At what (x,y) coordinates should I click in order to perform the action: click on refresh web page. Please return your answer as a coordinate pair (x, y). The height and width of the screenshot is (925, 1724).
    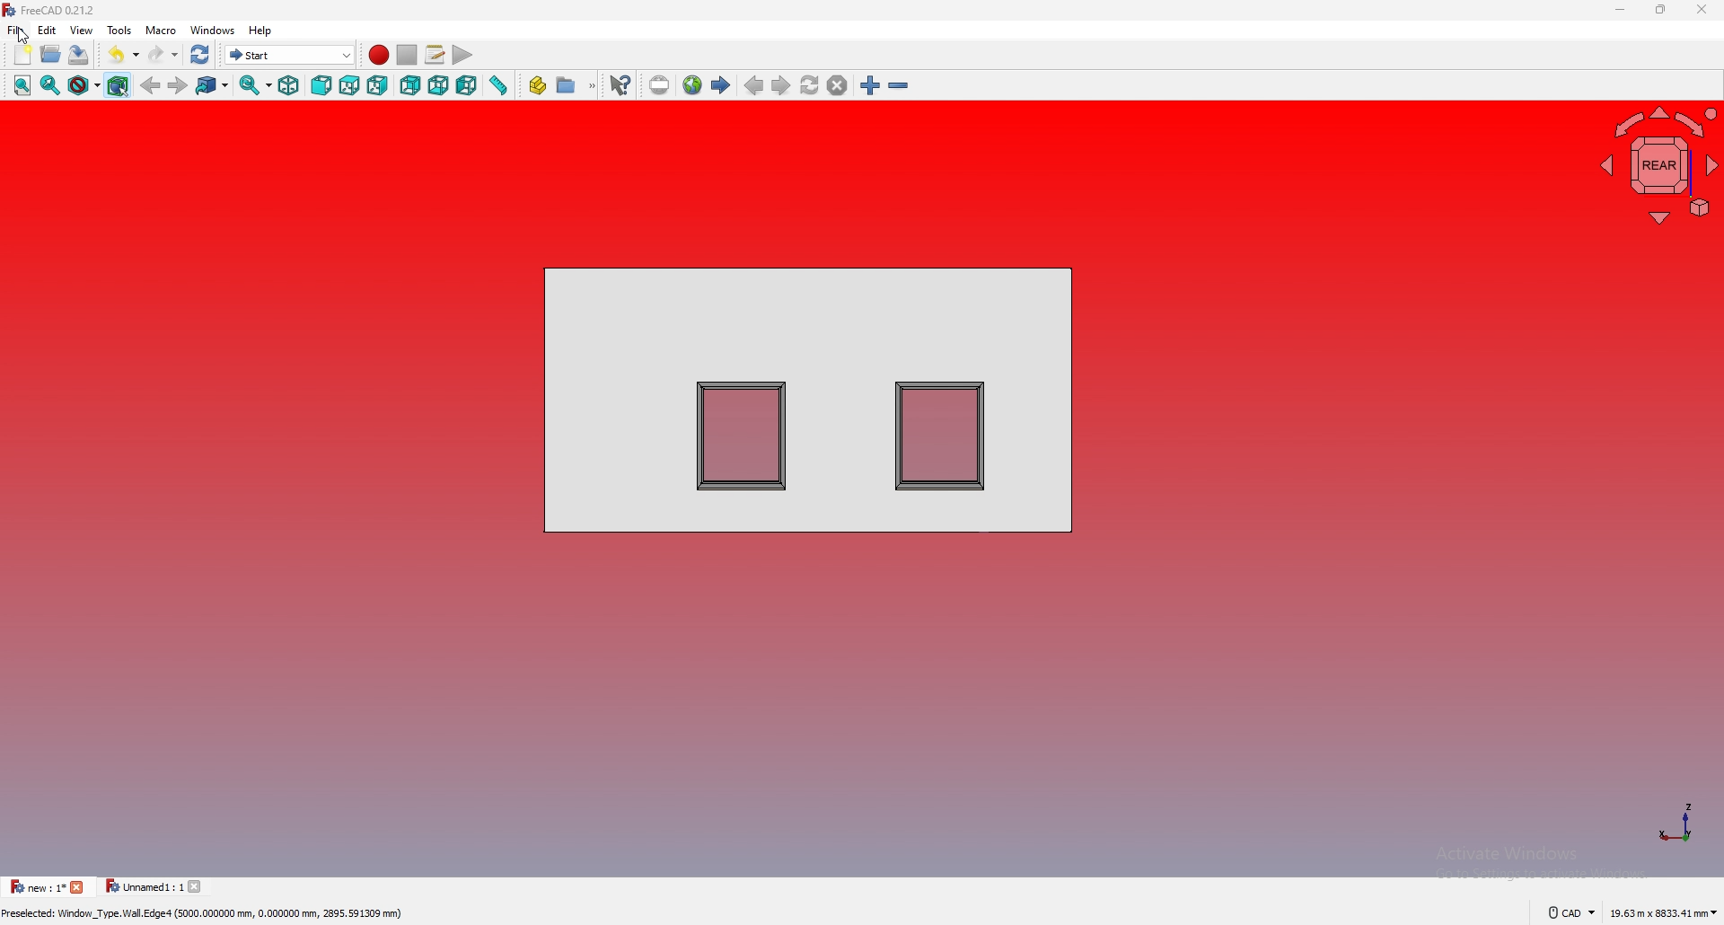
    Looking at the image, I should click on (810, 84).